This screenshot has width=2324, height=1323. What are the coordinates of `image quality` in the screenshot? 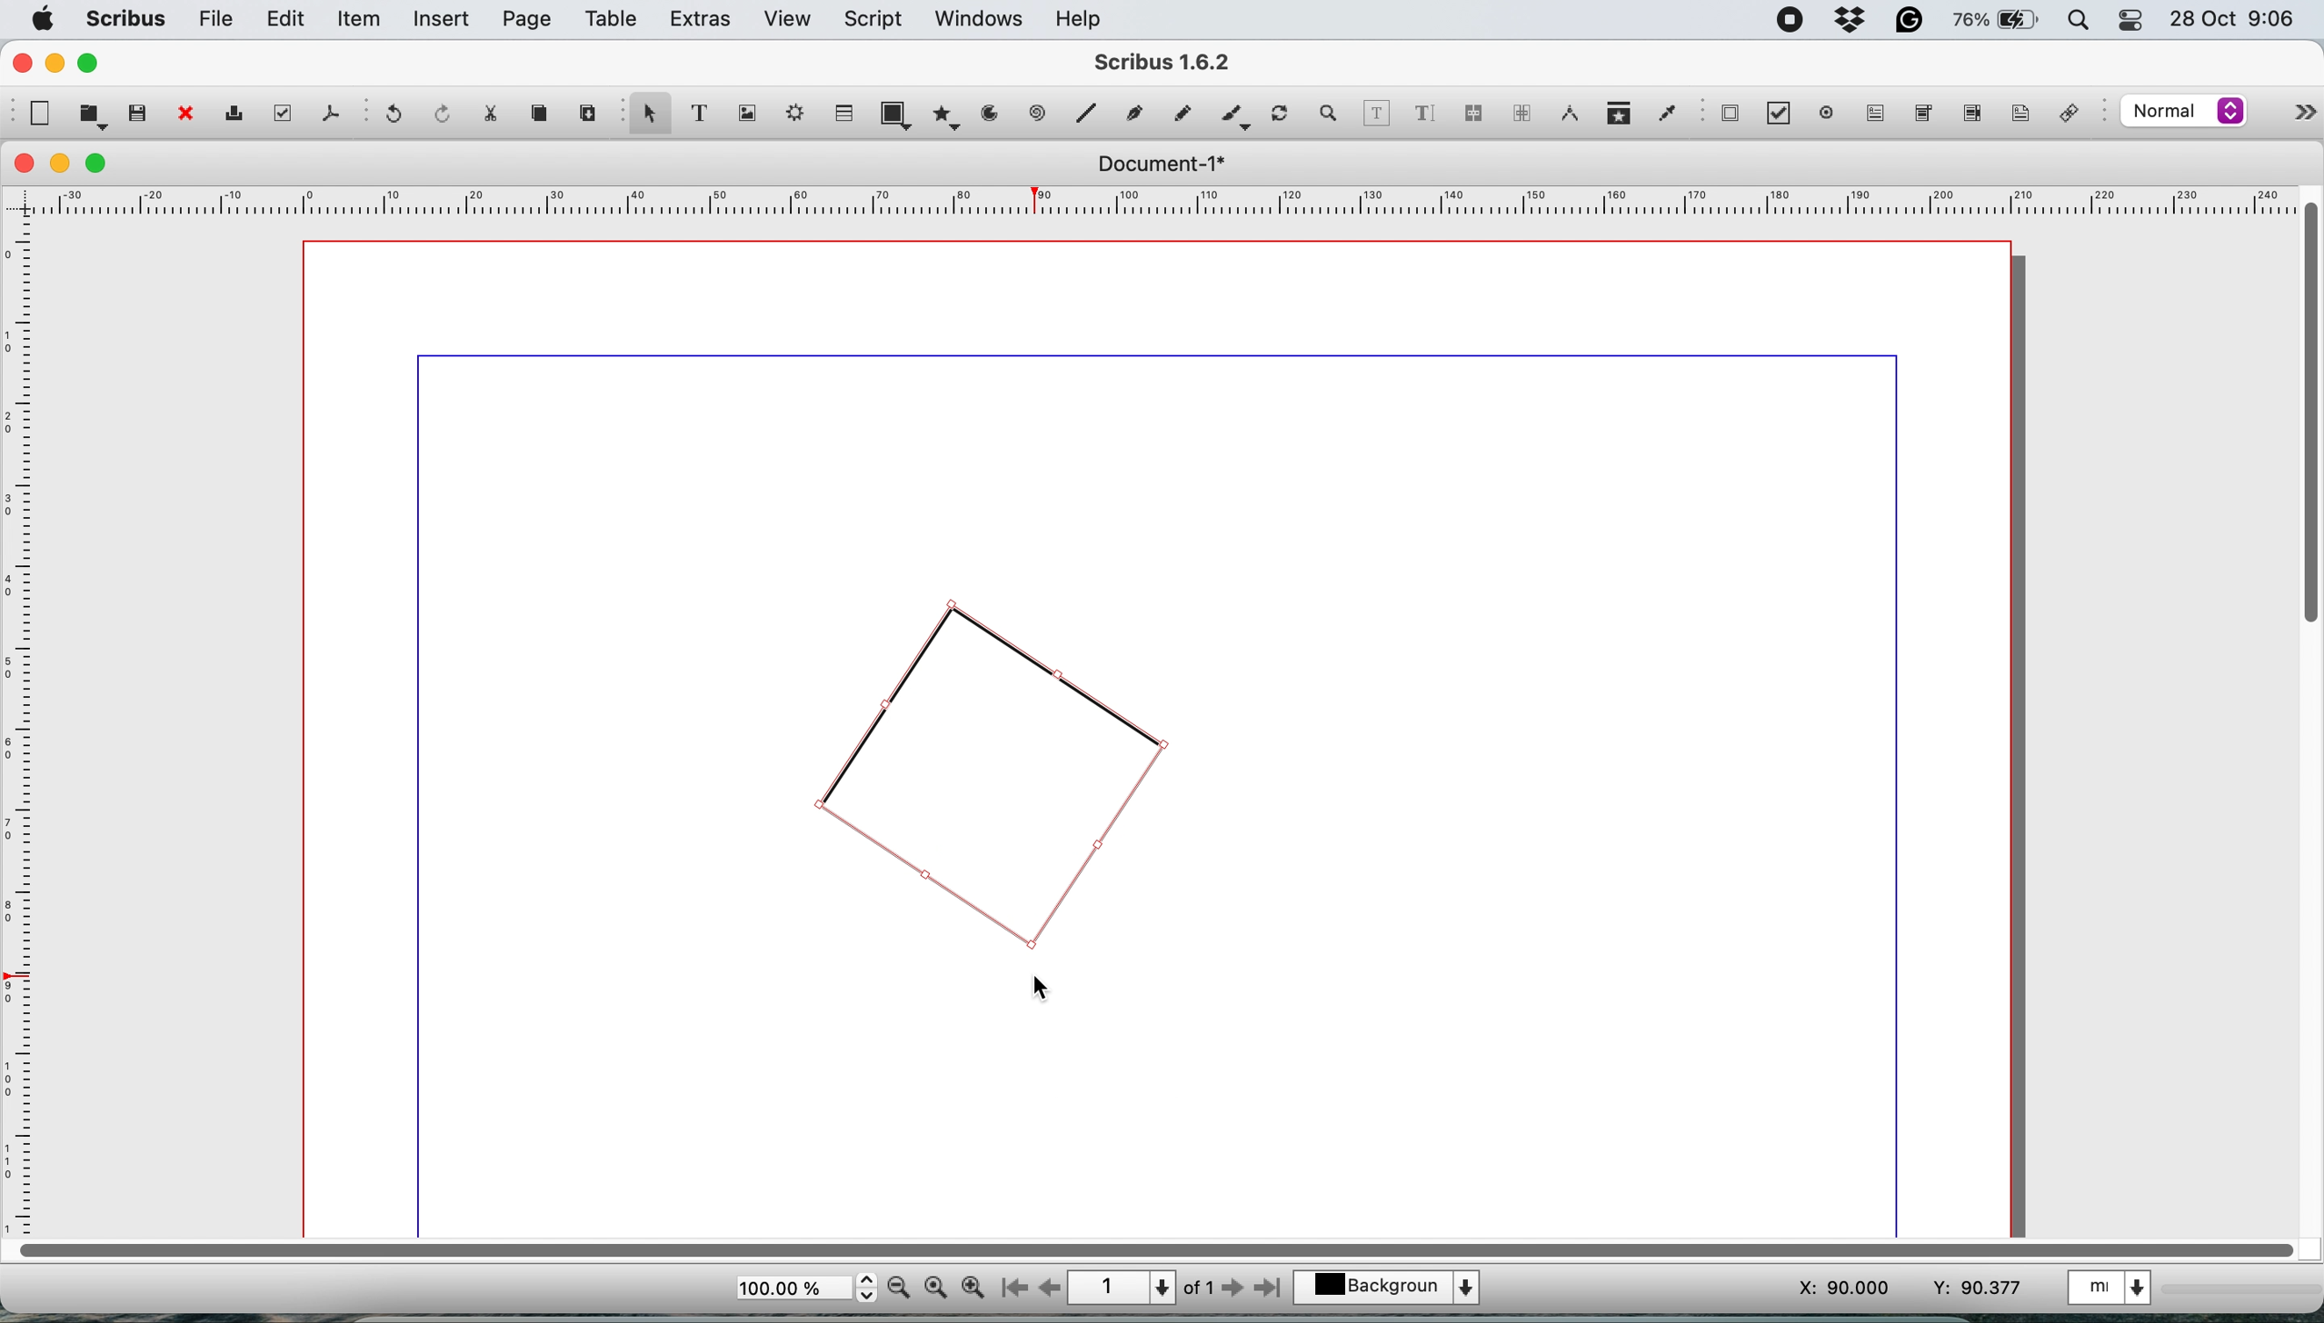 It's located at (2184, 114).